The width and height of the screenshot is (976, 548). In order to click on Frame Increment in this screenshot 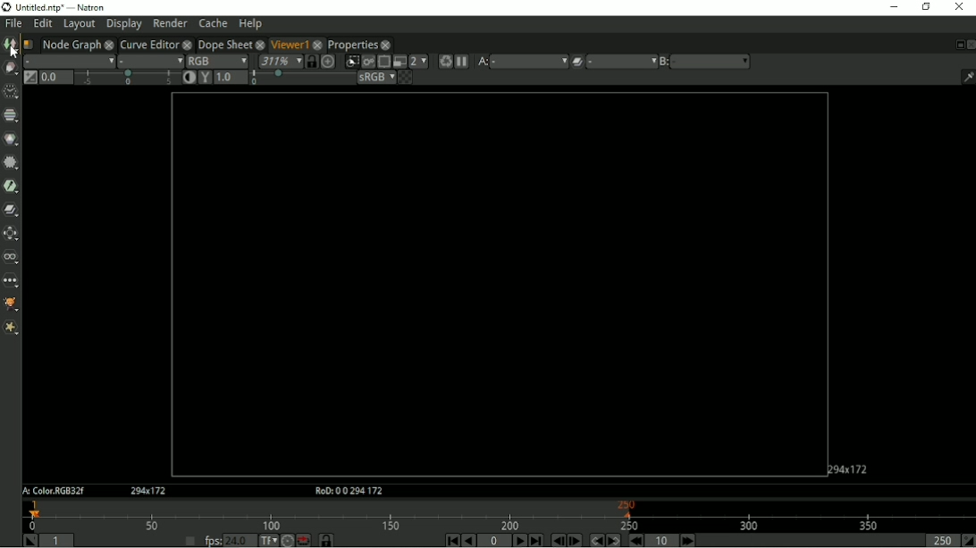, I will do `click(660, 540)`.